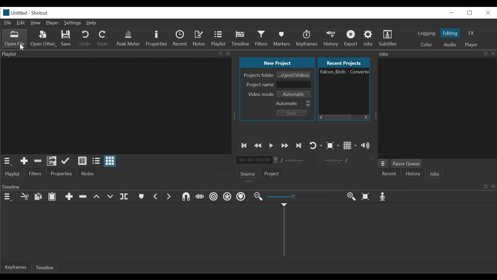  What do you see at coordinates (294, 161) in the screenshot?
I see `Total duration` at bounding box center [294, 161].